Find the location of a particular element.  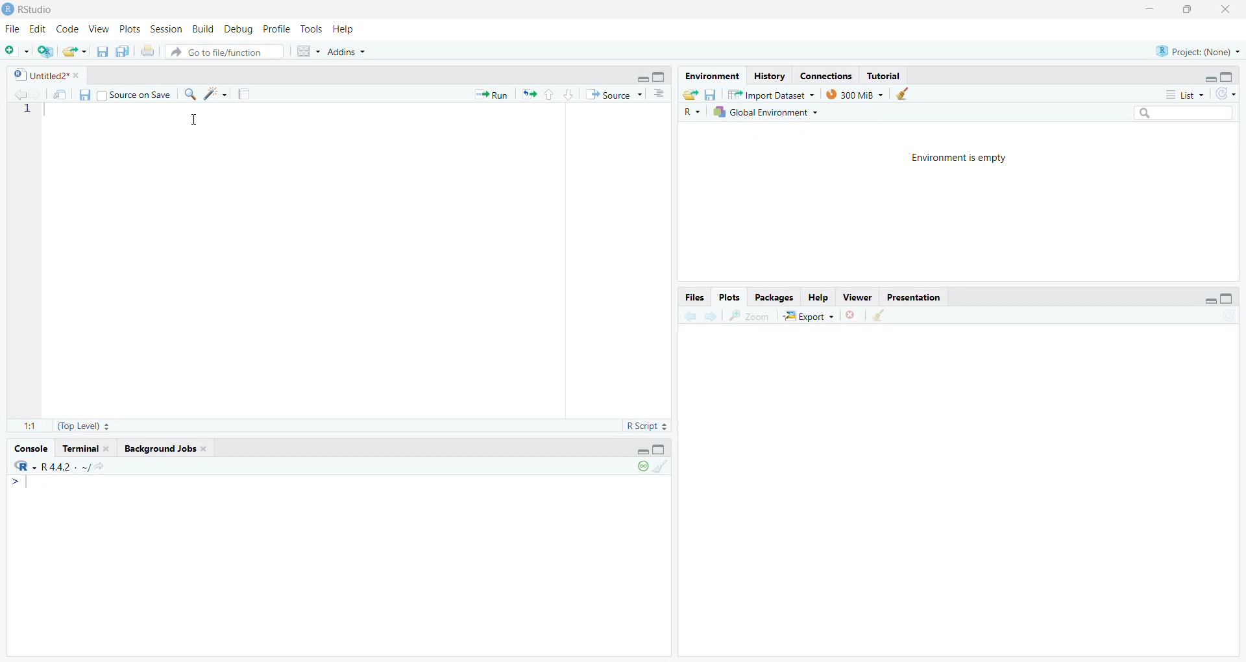

background Jobs is located at coordinates (164, 450).